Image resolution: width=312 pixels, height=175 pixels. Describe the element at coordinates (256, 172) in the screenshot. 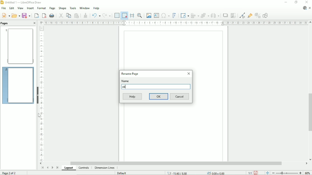

I see `Save` at that location.